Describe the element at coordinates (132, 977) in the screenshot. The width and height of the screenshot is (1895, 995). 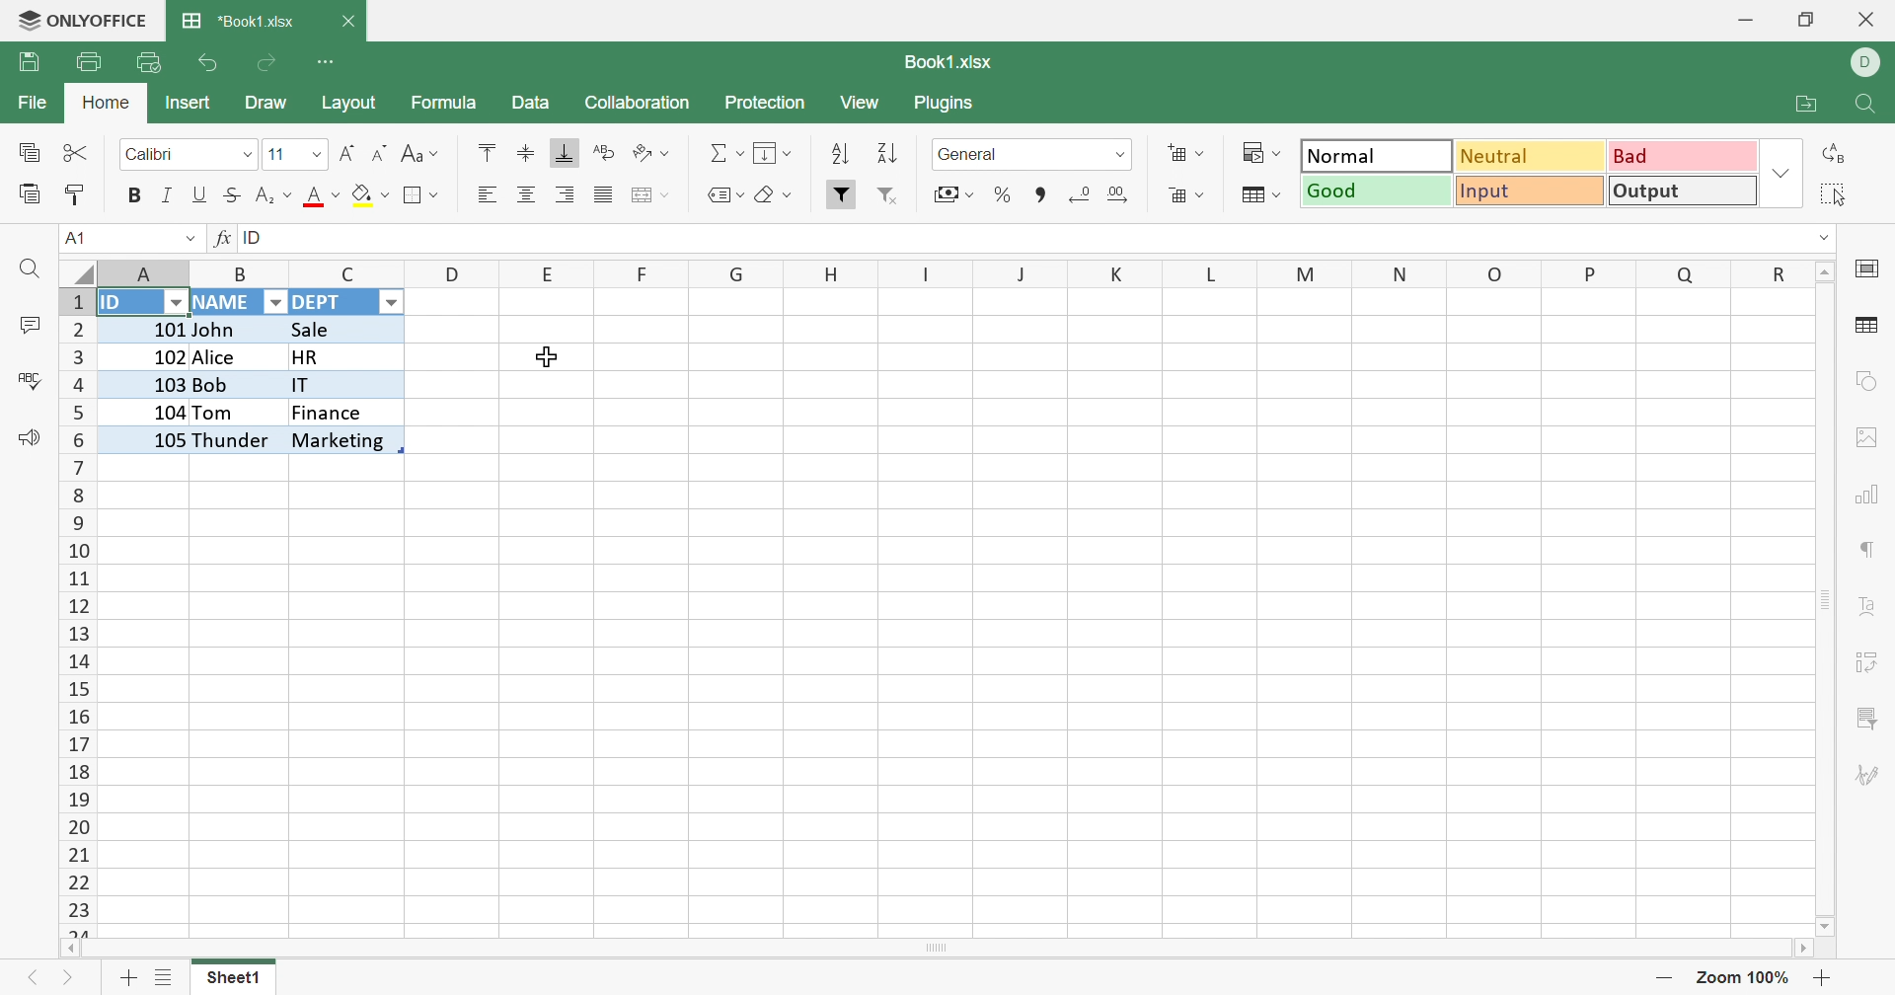
I see `Add sheet` at that location.